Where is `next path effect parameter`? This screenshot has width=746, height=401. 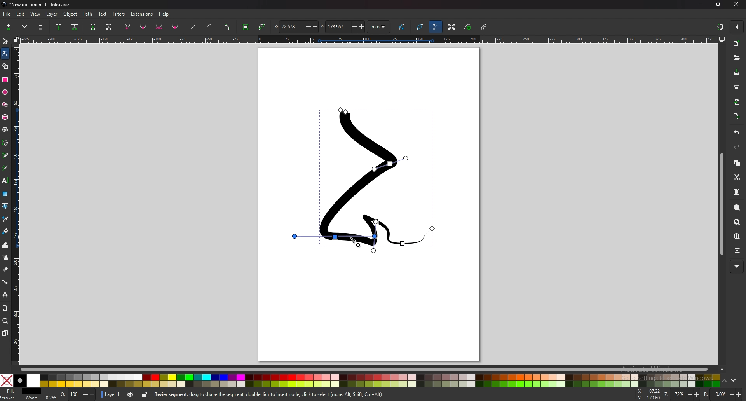
next path effect parameter is located at coordinates (402, 27).